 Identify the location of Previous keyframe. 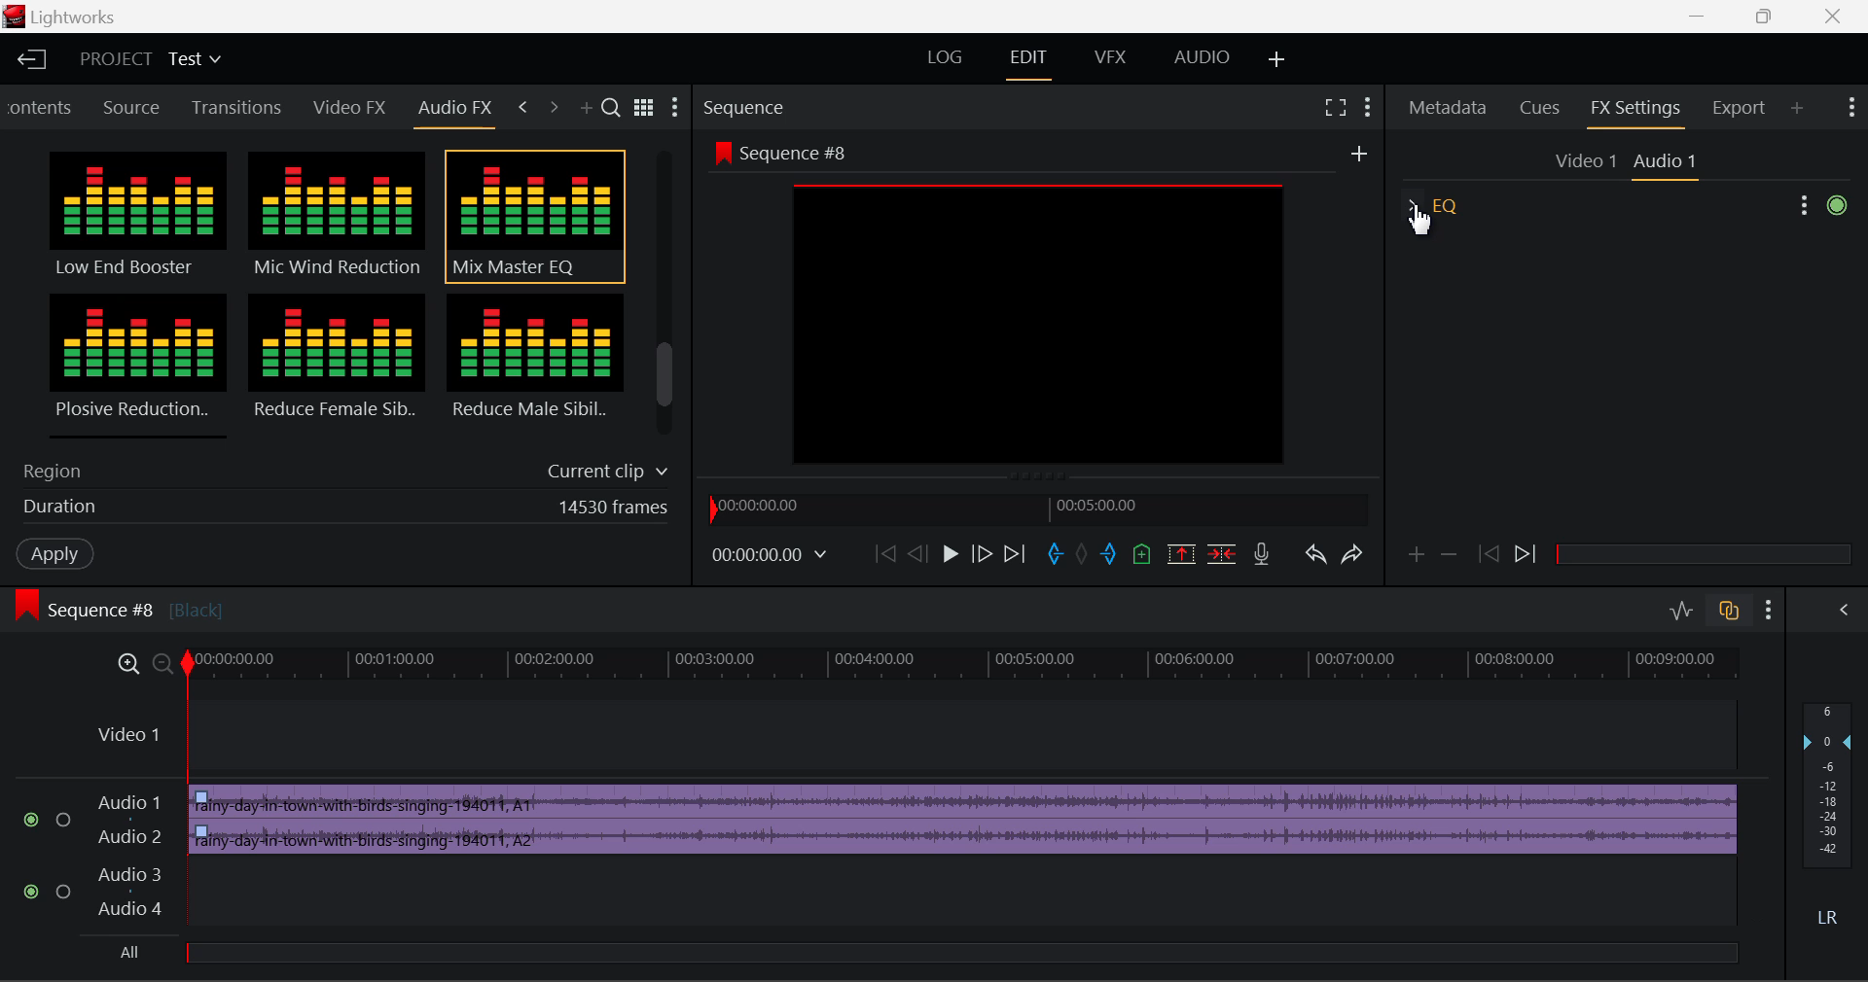
(1492, 555).